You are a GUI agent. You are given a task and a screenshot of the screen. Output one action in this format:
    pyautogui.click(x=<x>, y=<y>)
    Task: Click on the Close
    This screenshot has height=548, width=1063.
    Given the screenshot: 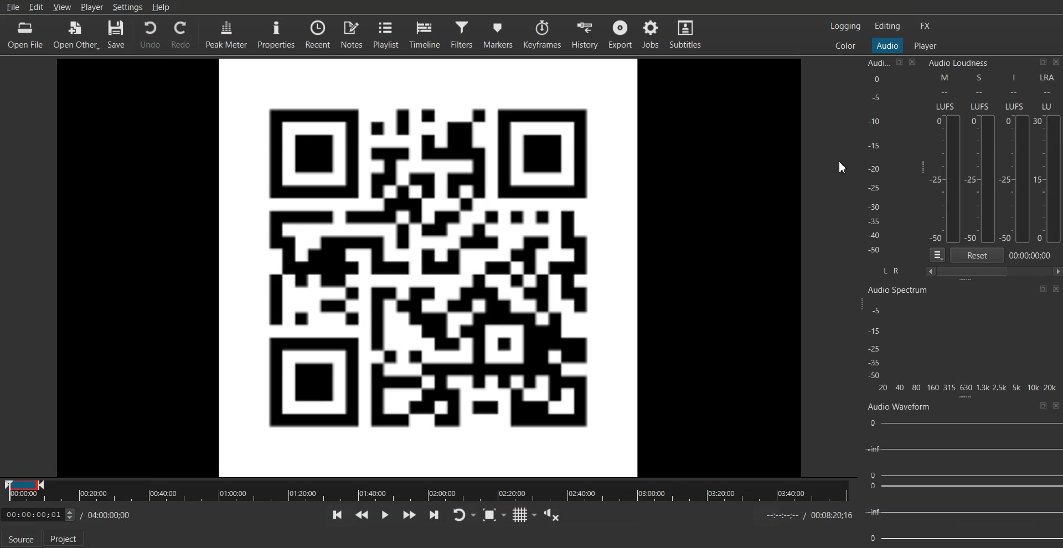 What is the action you would take?
    pyautogui.click(x=912, y=62)
    